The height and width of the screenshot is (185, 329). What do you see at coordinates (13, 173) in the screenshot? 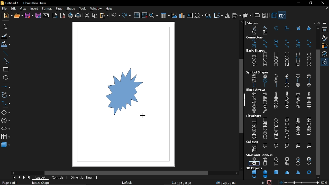
I see `Move left` at bounding box center [13, 173].